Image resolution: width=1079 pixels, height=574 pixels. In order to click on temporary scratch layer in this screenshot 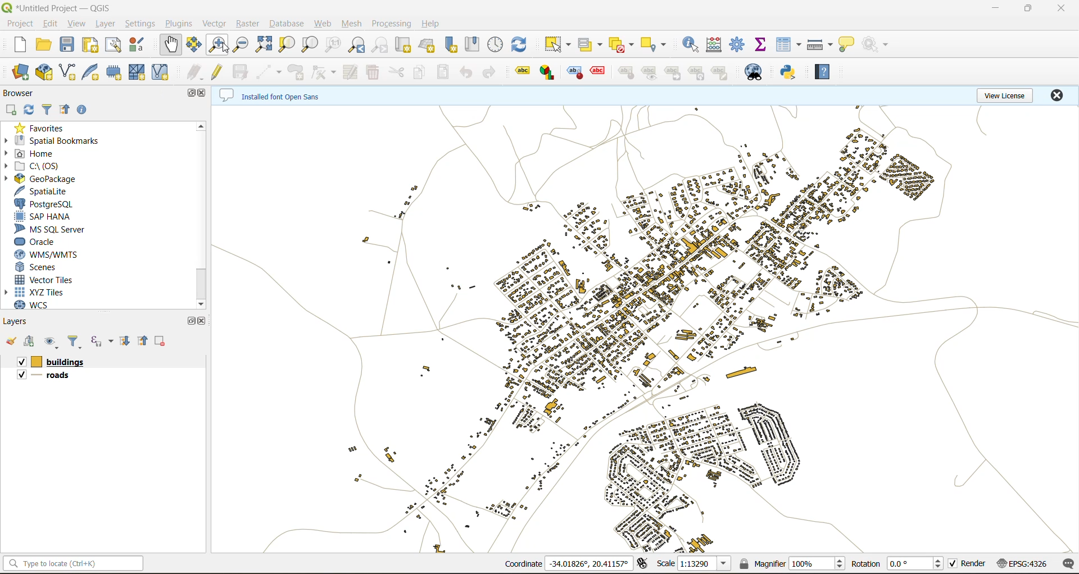, I will do `click(116, 72)`.